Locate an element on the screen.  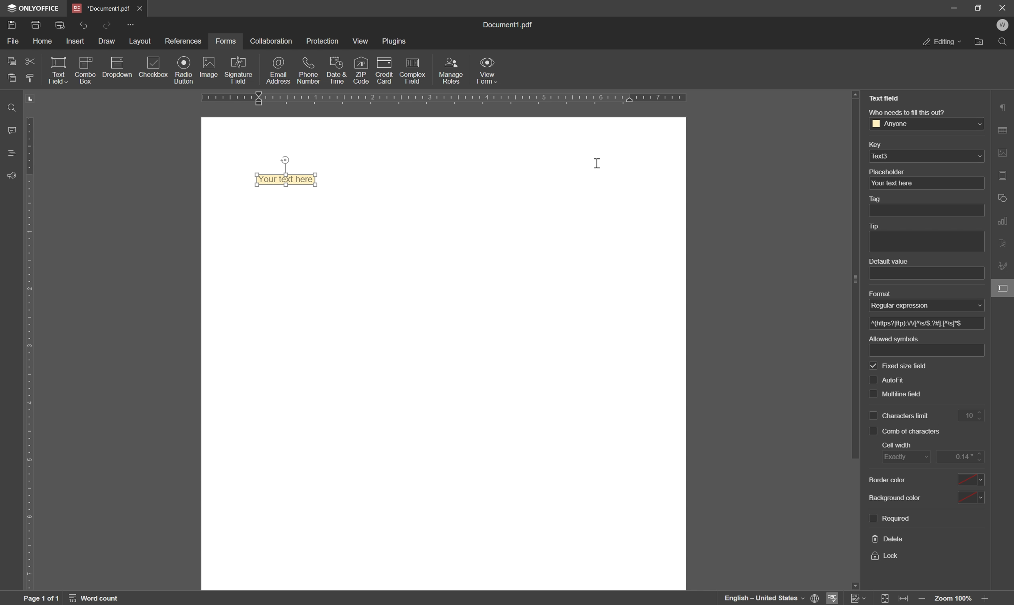
checkbox is located at coordinates (873, 414).